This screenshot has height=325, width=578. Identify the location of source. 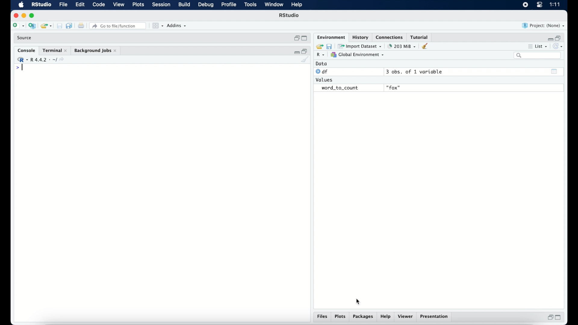
(25, 38).